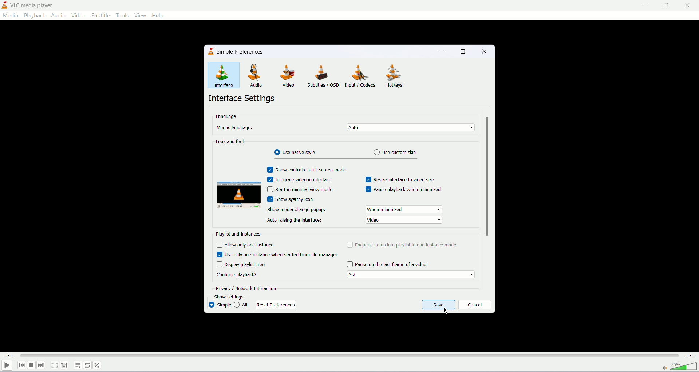 Image resolution: width=699 pixels, height=372 pixels. I want to click on reset preferences, so click(277, 305).